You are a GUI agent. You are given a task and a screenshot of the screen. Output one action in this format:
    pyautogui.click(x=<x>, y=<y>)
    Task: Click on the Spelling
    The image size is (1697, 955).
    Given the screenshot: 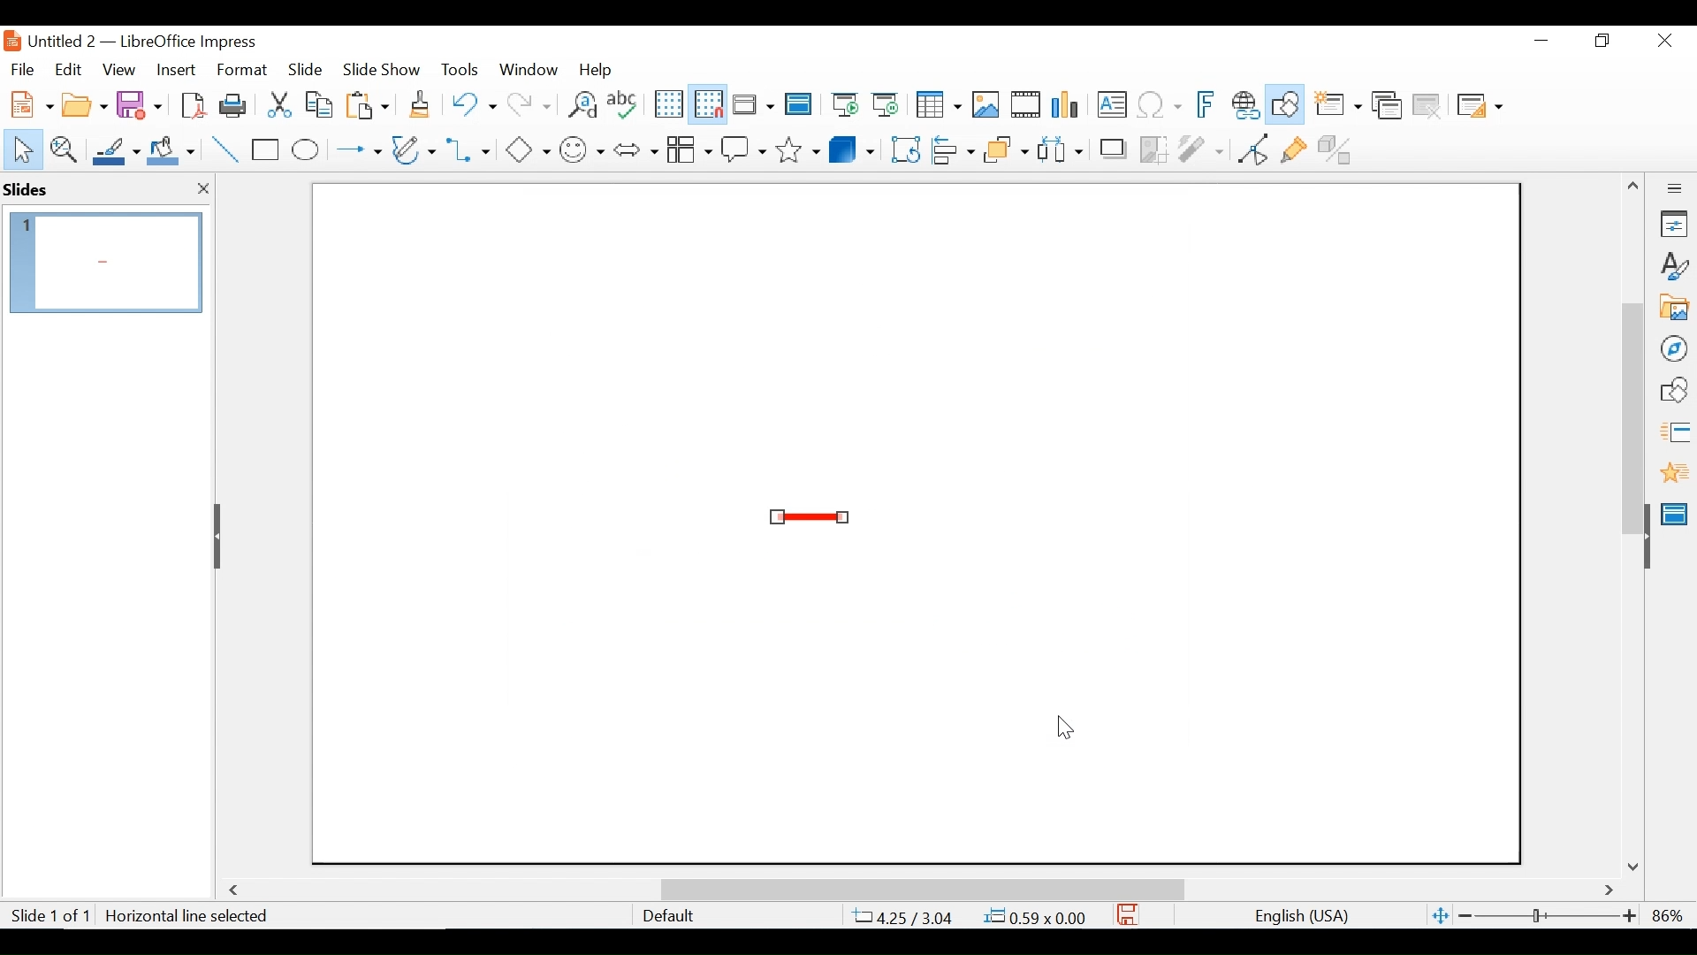 What is the action you would take?
    pyautogui.click(x=625, y=103)
    